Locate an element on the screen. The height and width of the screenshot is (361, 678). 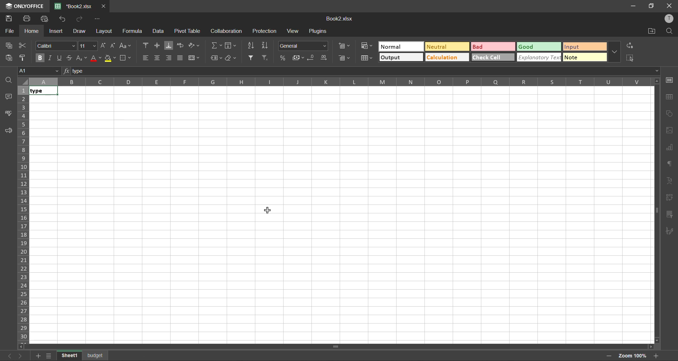
open location is located at coordinates (653, 32).